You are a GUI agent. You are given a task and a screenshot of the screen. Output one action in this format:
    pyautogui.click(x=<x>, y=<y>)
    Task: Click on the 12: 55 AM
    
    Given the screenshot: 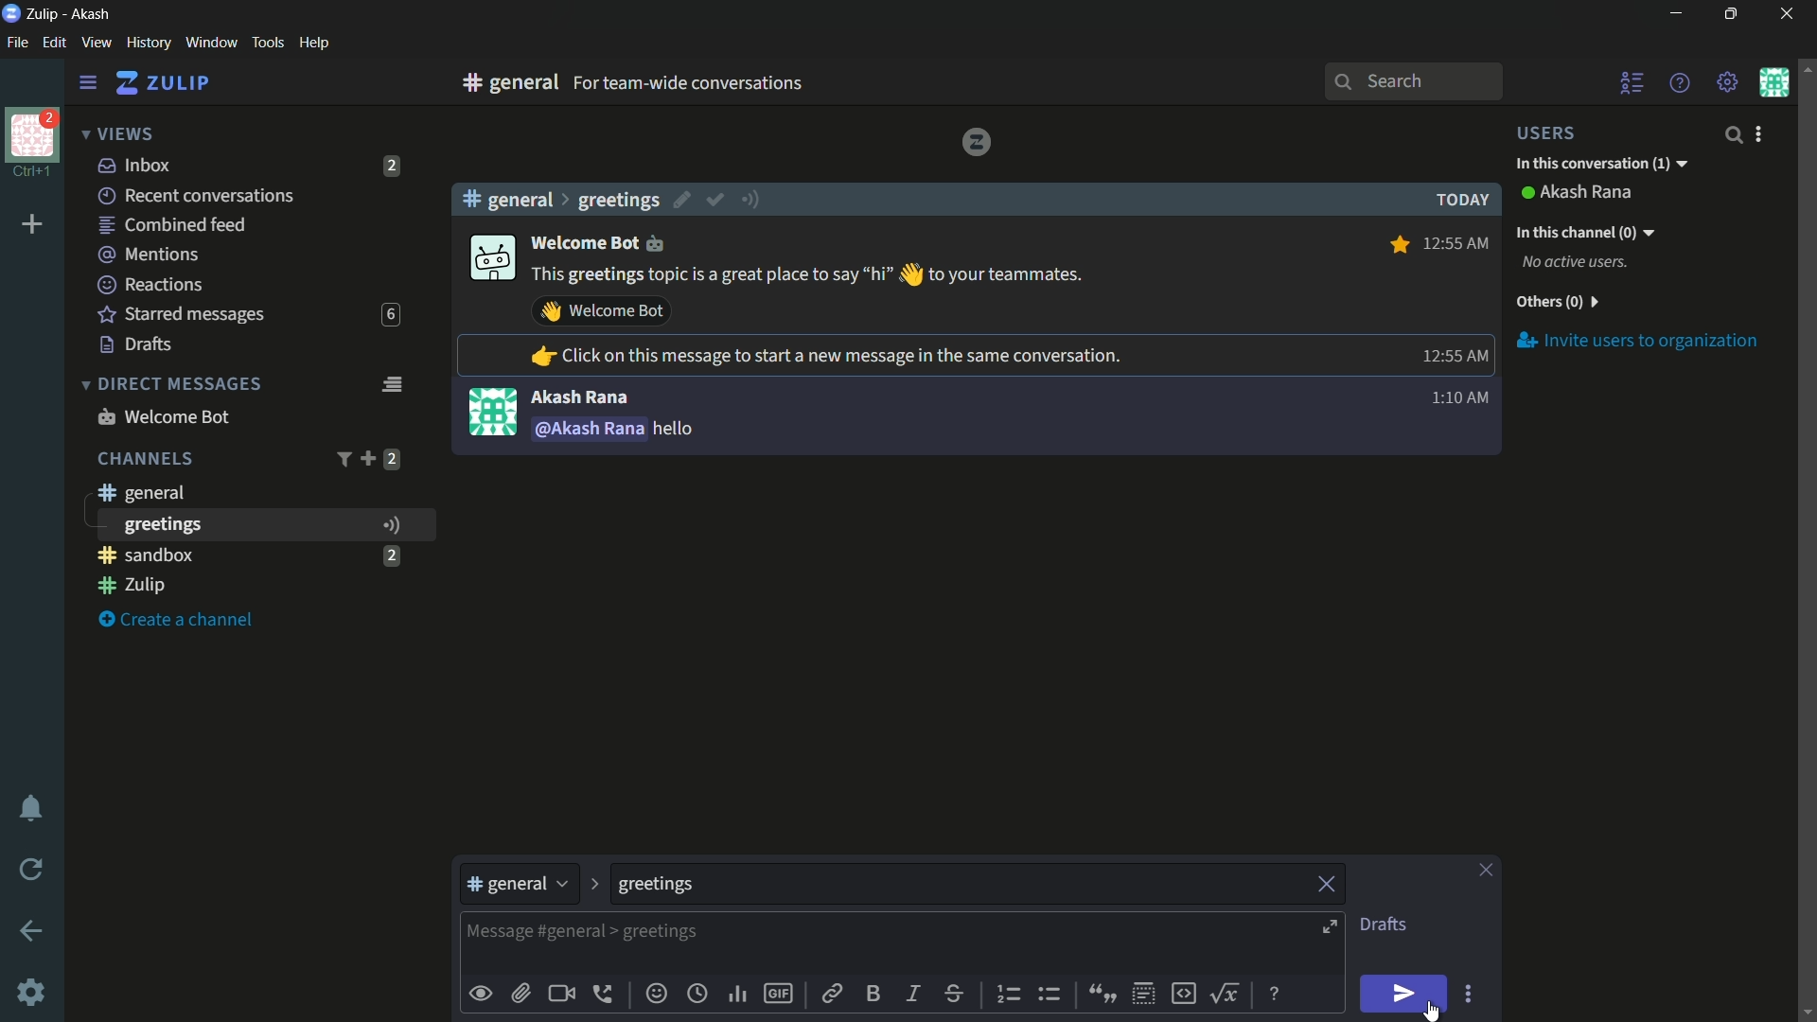 What is the action you would take?
    pyautogui.click(x=1458, y=241)
    